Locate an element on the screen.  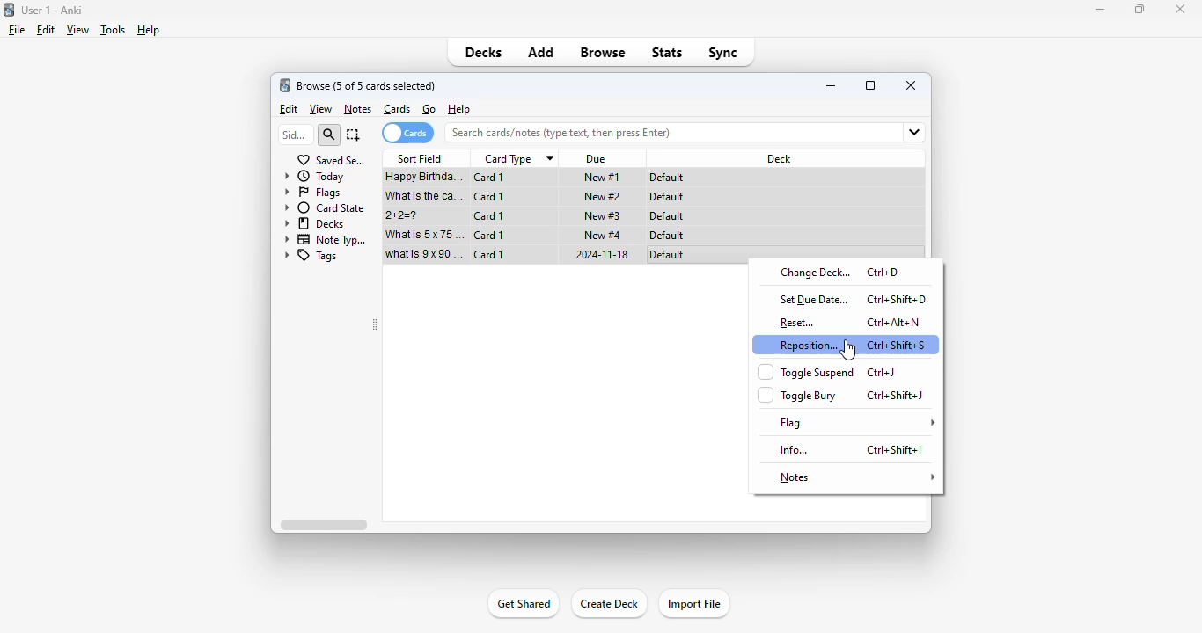
shortcut for reset is located at coordinates (894, 322).